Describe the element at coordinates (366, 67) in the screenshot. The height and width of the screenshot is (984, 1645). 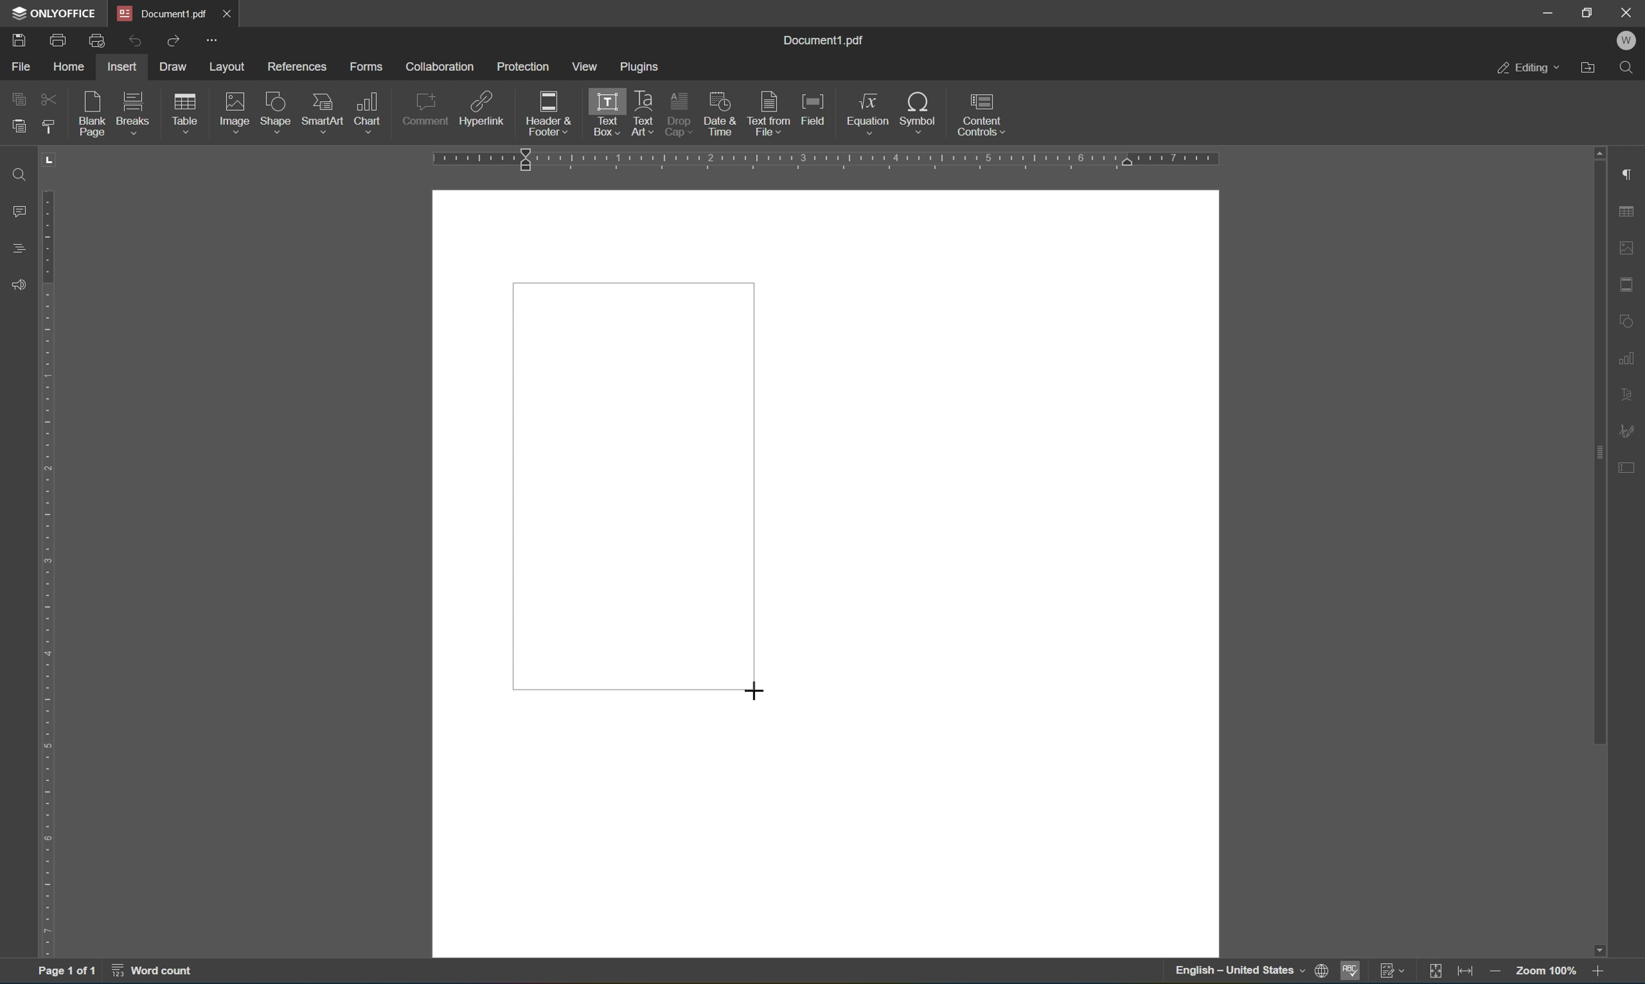
I see `forms` at that location.